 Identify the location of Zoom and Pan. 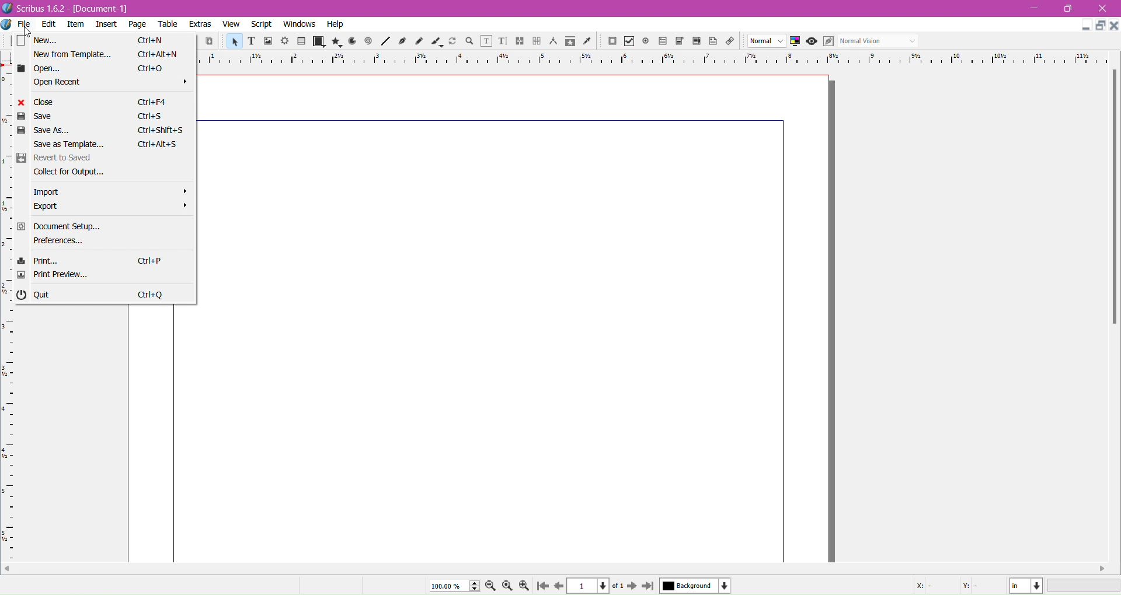
(469, 42).